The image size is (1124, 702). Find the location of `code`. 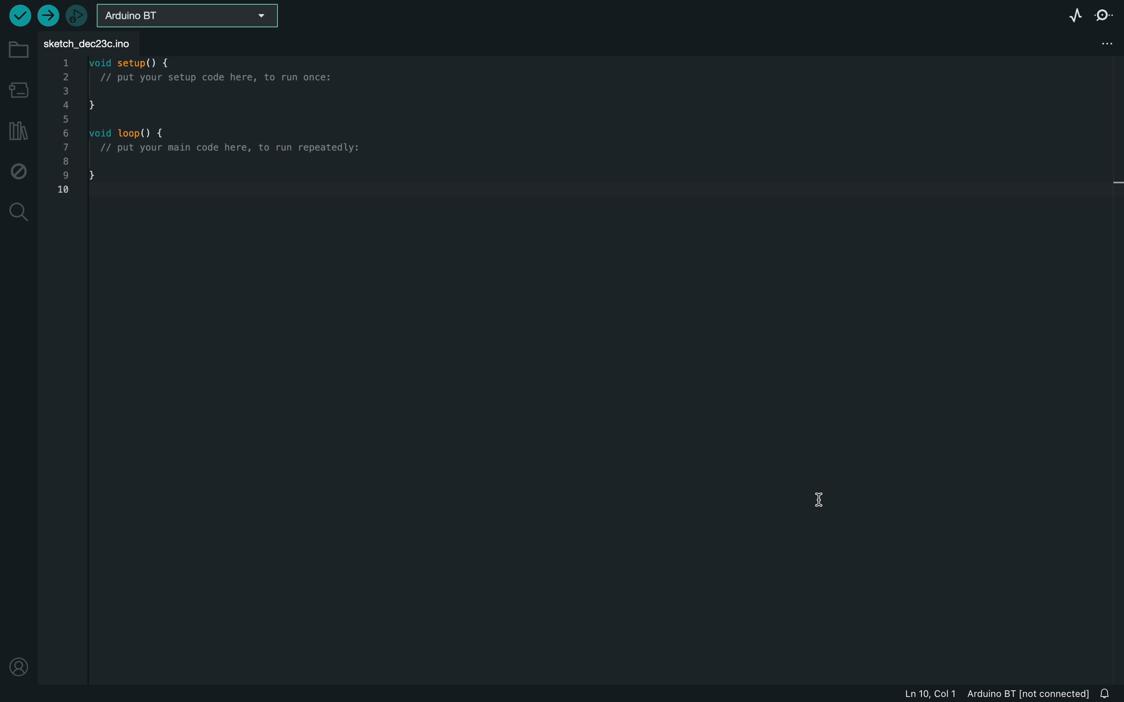

code is located at coordinates (201, 131).